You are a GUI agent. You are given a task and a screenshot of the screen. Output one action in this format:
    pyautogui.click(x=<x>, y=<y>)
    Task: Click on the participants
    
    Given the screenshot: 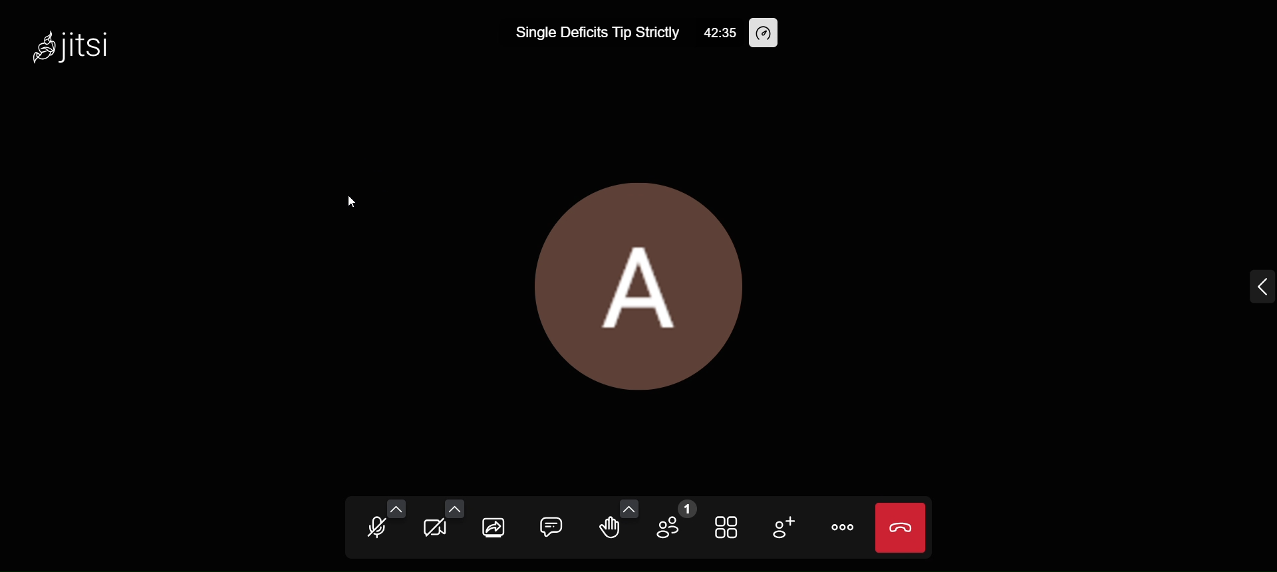 What is the action you would take?
    pyautogui.click(x=676, y=521)
    